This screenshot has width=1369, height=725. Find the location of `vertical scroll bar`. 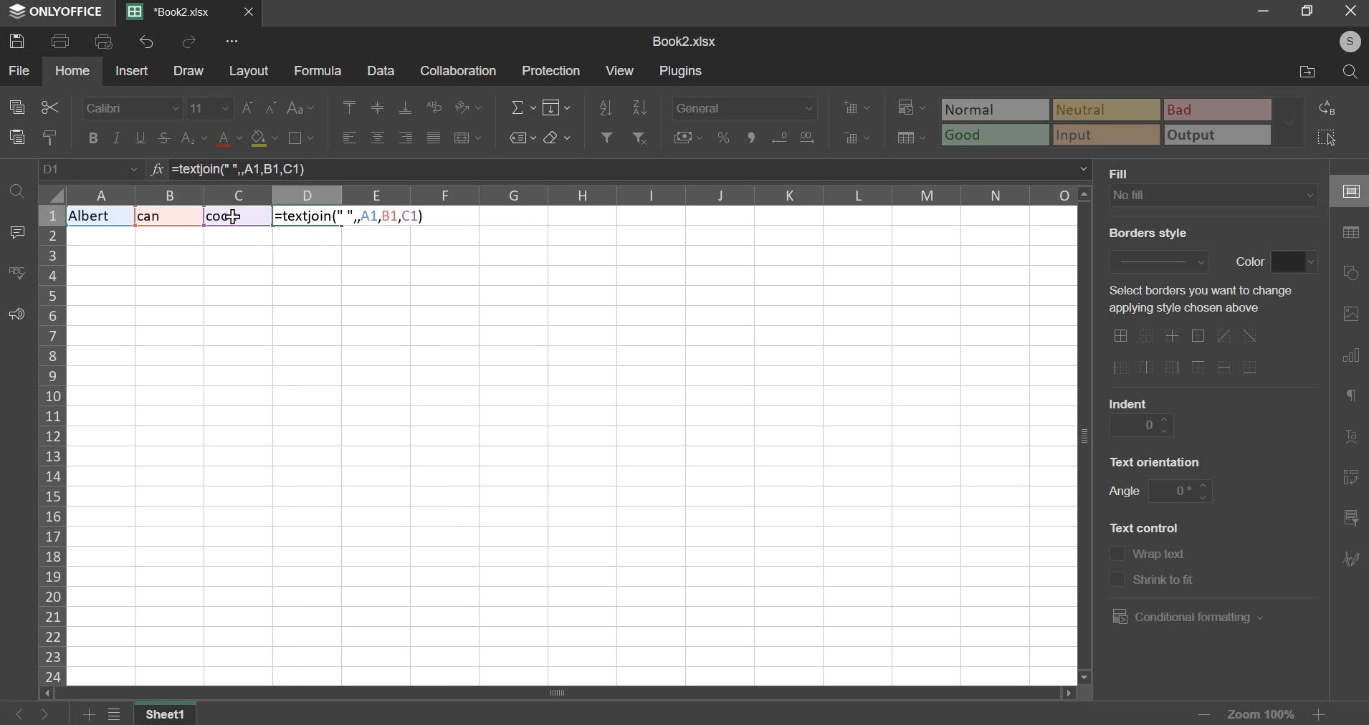

vertical scroll bar is located at coordinates (1087, 434).